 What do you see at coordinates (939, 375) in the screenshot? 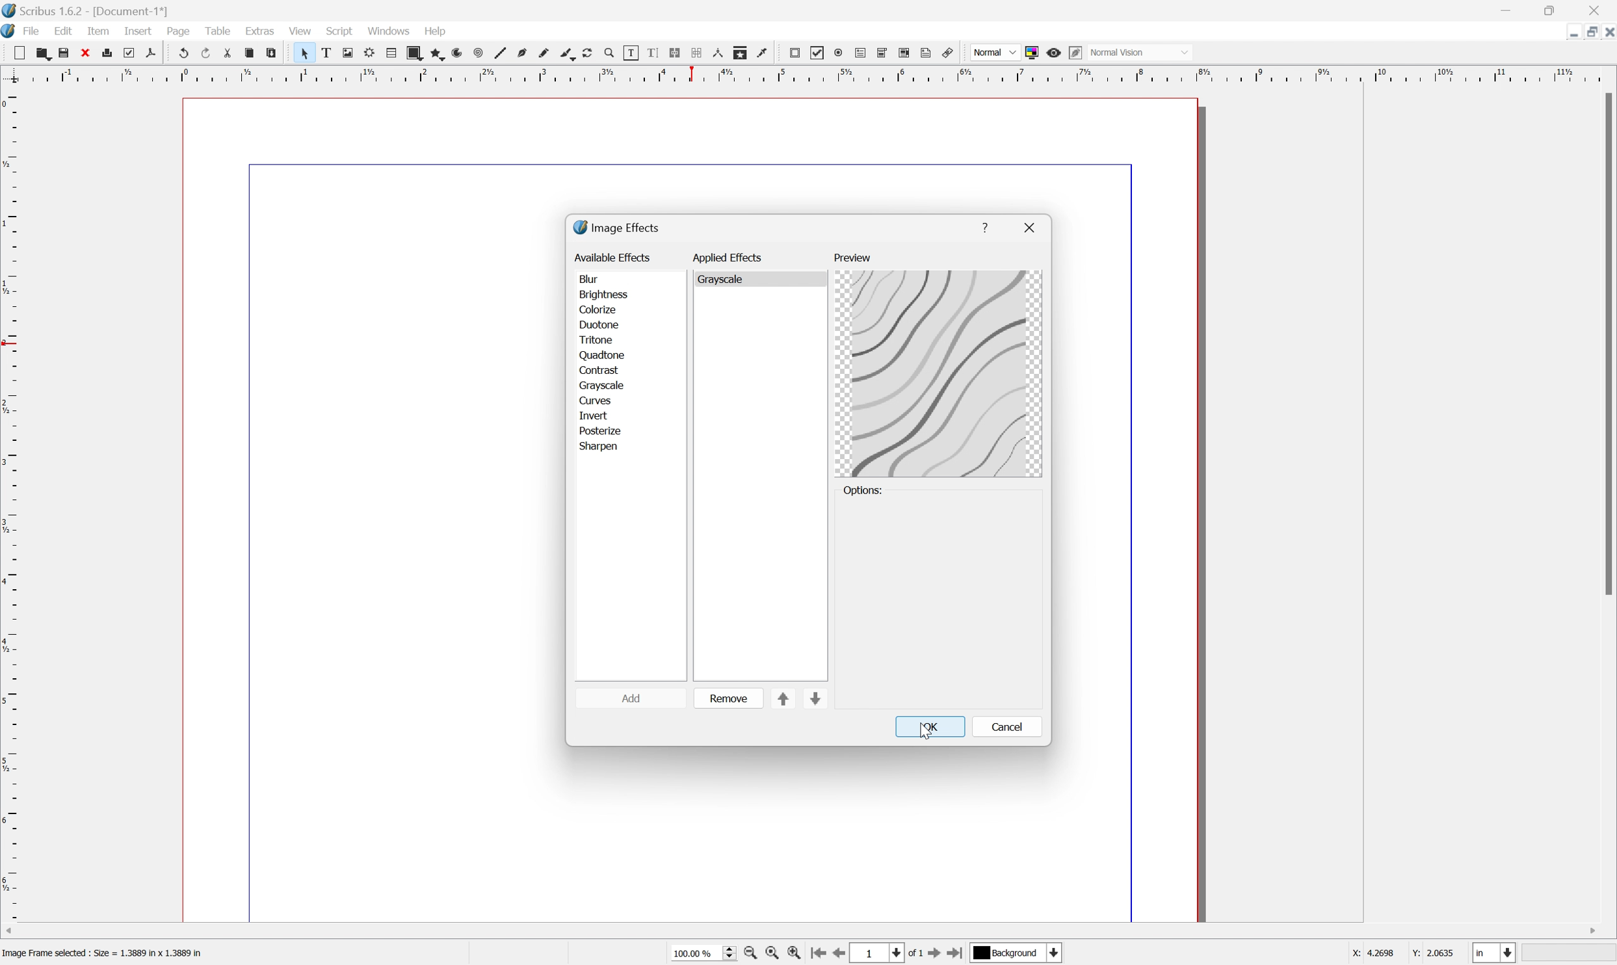
I see `preview` at bounding box center [939, 375].